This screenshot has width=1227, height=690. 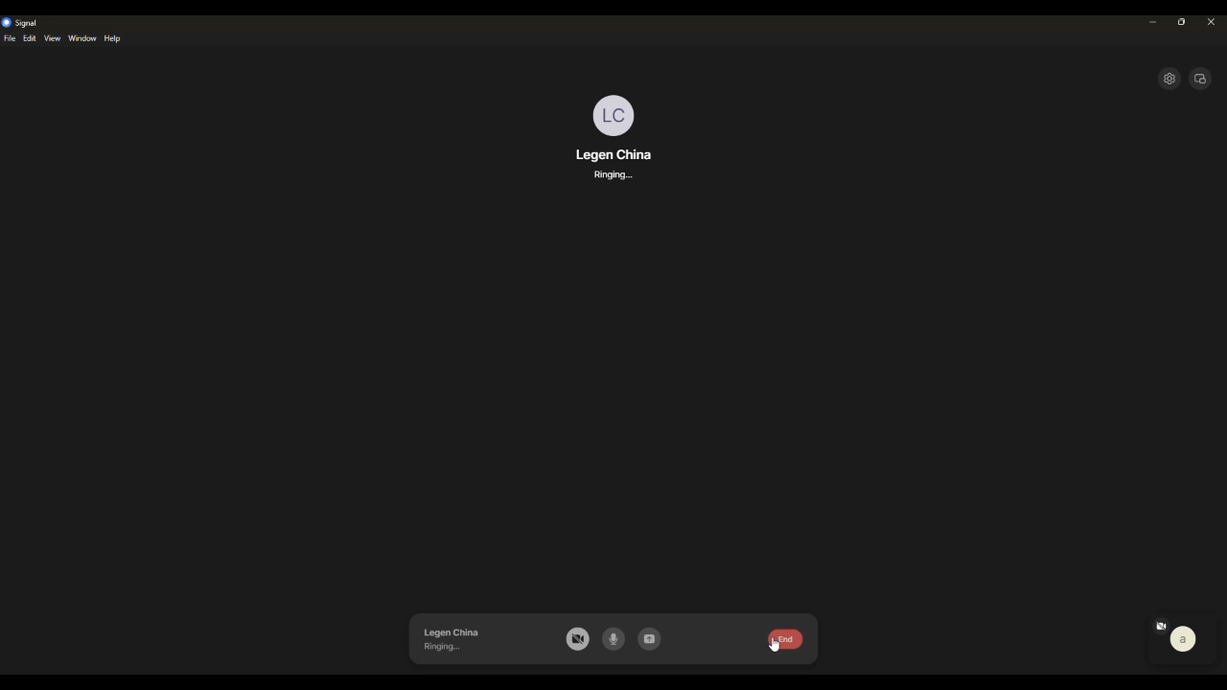 I want to click on profile photo, so click(x=617, y=114).